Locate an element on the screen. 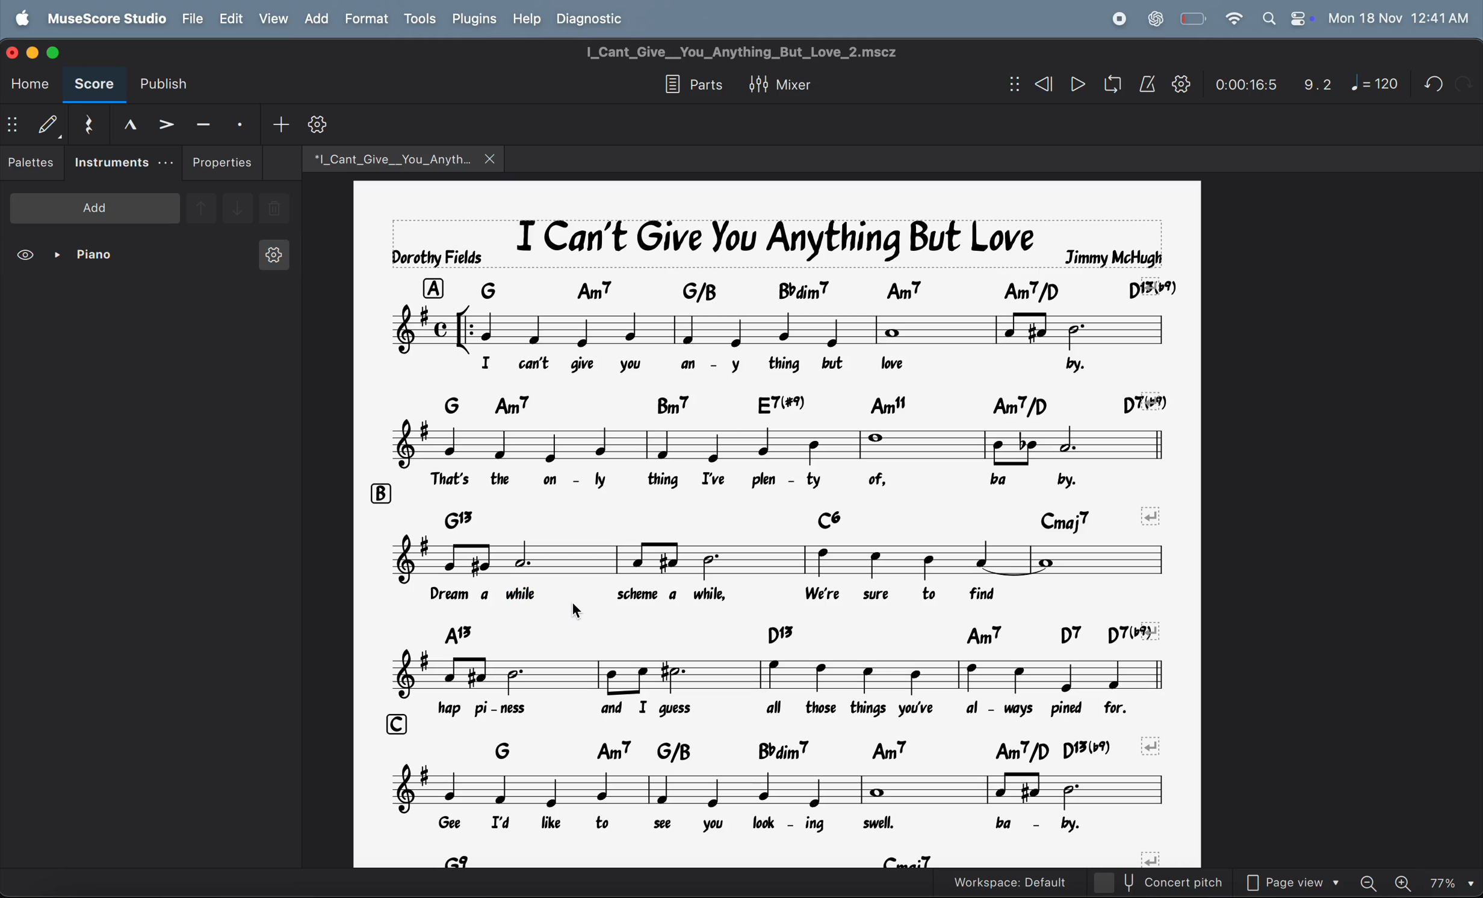 This screenshot has width=1483, height=898. help is located at coordinates (526, 19).